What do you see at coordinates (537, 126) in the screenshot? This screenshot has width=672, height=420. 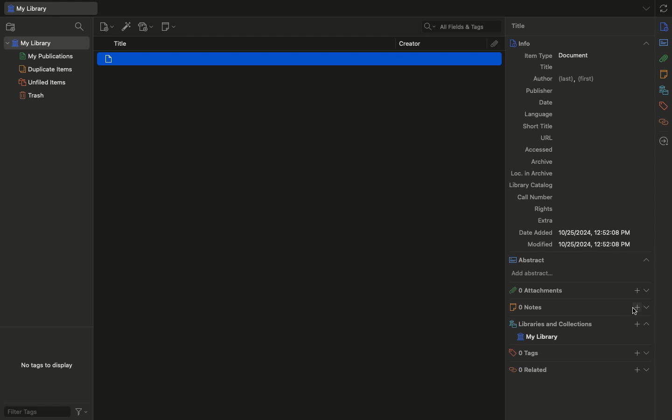 I see `Short title` at bounding box center [537, 126].